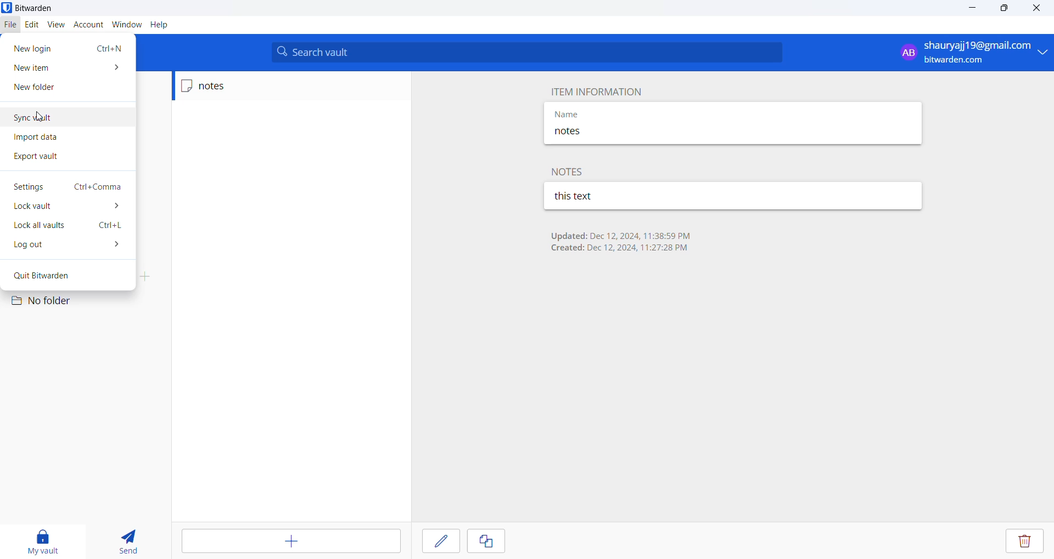 This screenshot has height=559, width=1054. I want to click on edit, so click(30, 24).